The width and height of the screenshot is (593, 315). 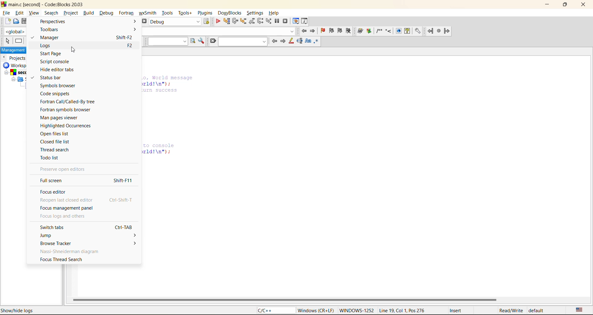 I want to click on next bookmark, so click(x=340, y=32).